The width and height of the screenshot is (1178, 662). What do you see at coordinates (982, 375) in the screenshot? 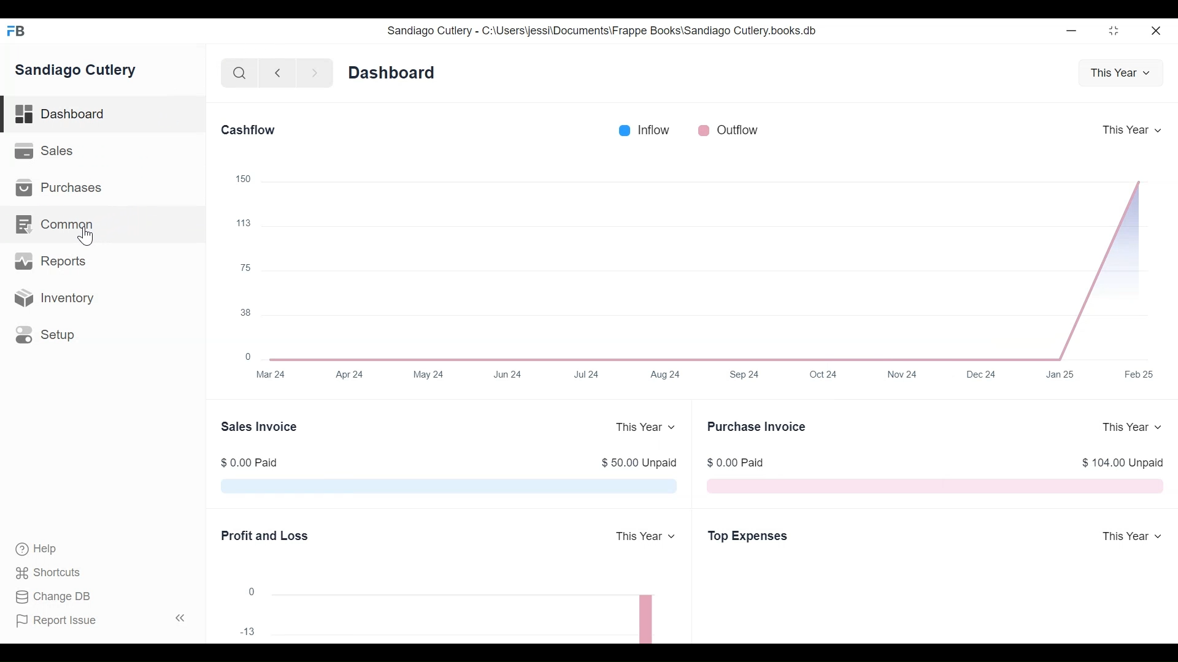
I see `Dec 24` at bounding box center [982, 375].